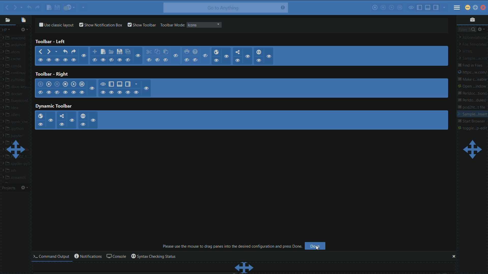 The height and width of the screenshot is (274, 488). What do you see at coordinates (65, 92) in the screenshot?
I see `hide/show` at bounding box center [65, 92].